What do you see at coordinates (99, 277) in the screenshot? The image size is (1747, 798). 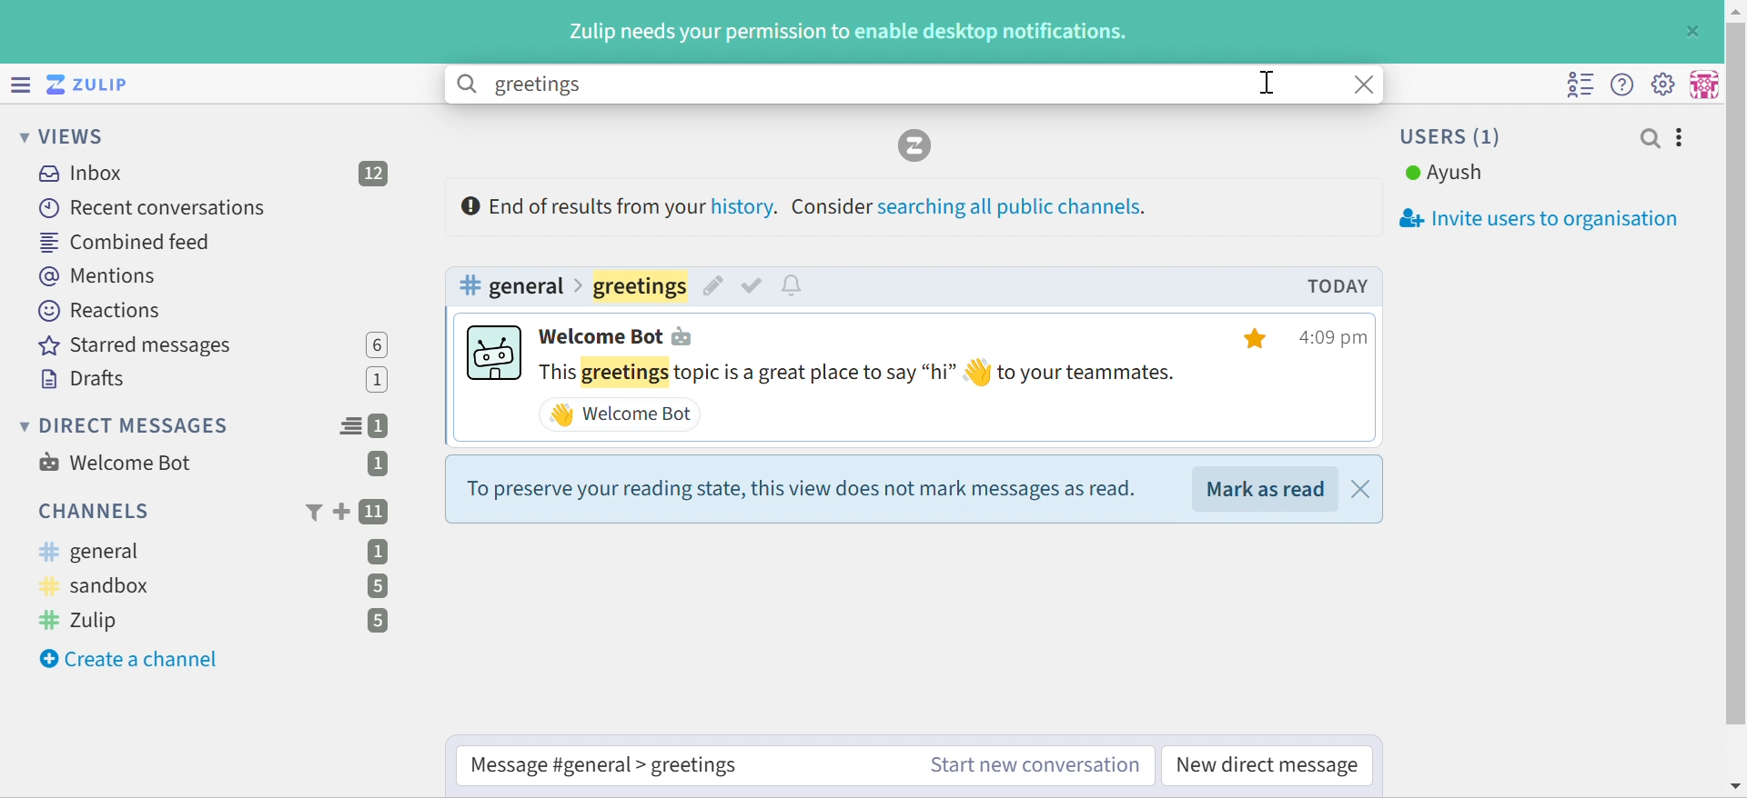 I see `@Mentions` at bounding box center [99, 277].